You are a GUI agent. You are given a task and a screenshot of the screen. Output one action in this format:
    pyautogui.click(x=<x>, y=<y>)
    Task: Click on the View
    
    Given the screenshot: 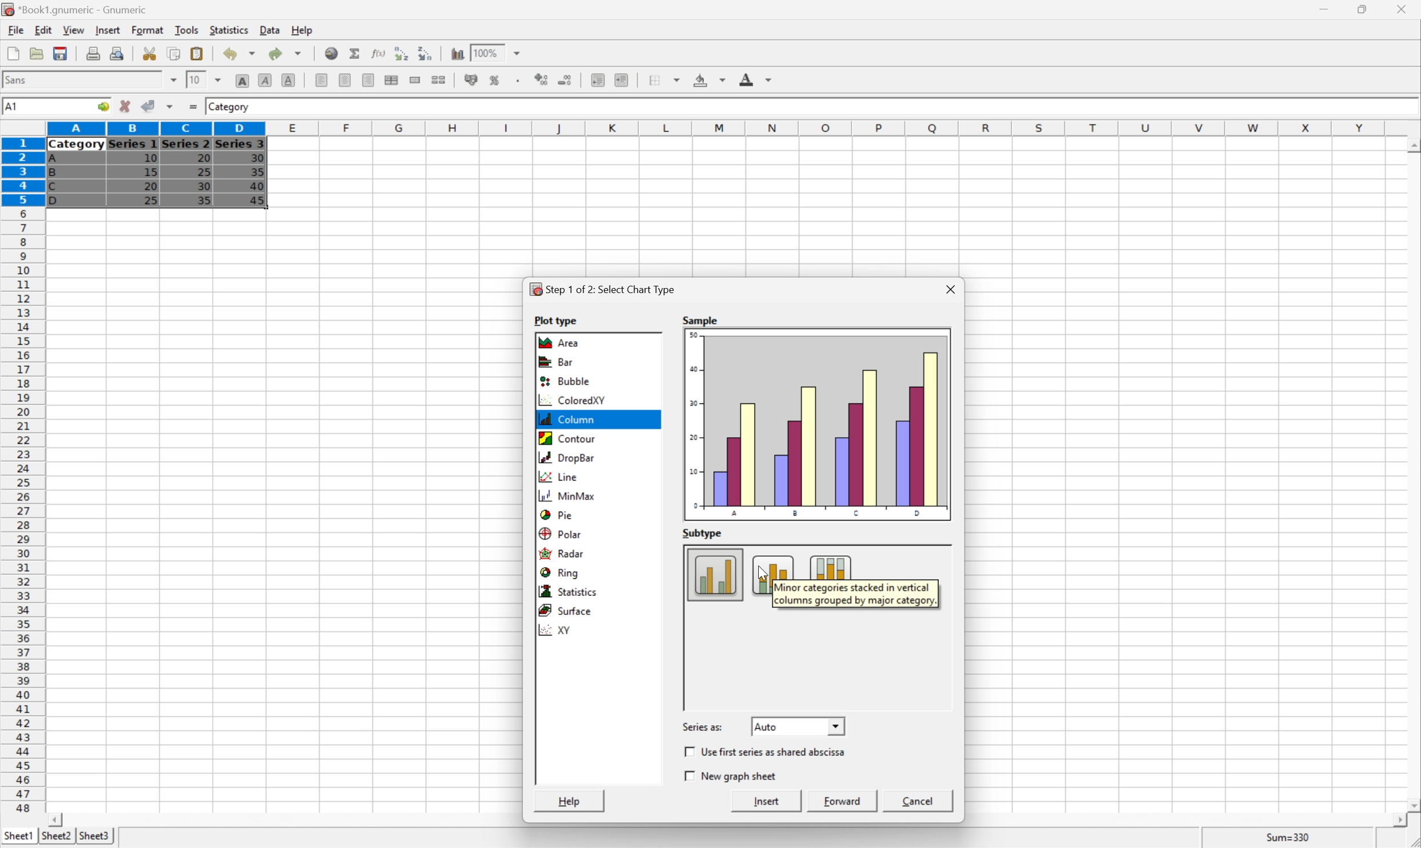 What is the action you would take?
    pyautogui.click(x=74, y=29)
    